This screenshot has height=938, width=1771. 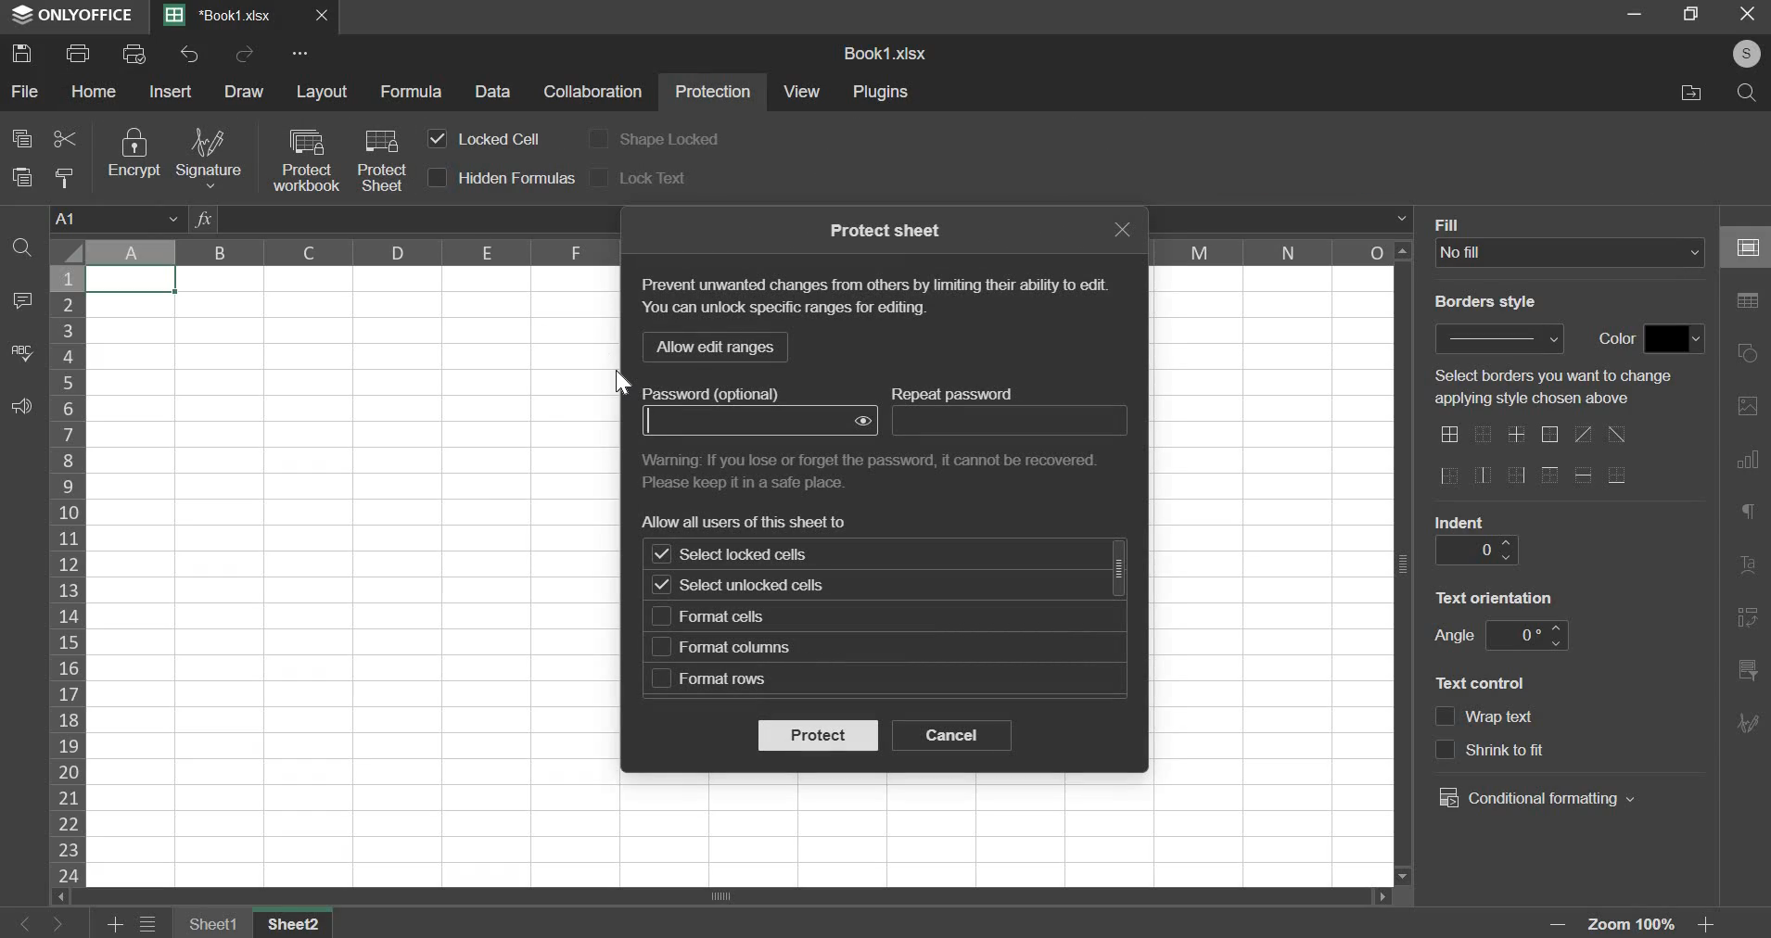 I want to click on print, so click(x=79, y=51).